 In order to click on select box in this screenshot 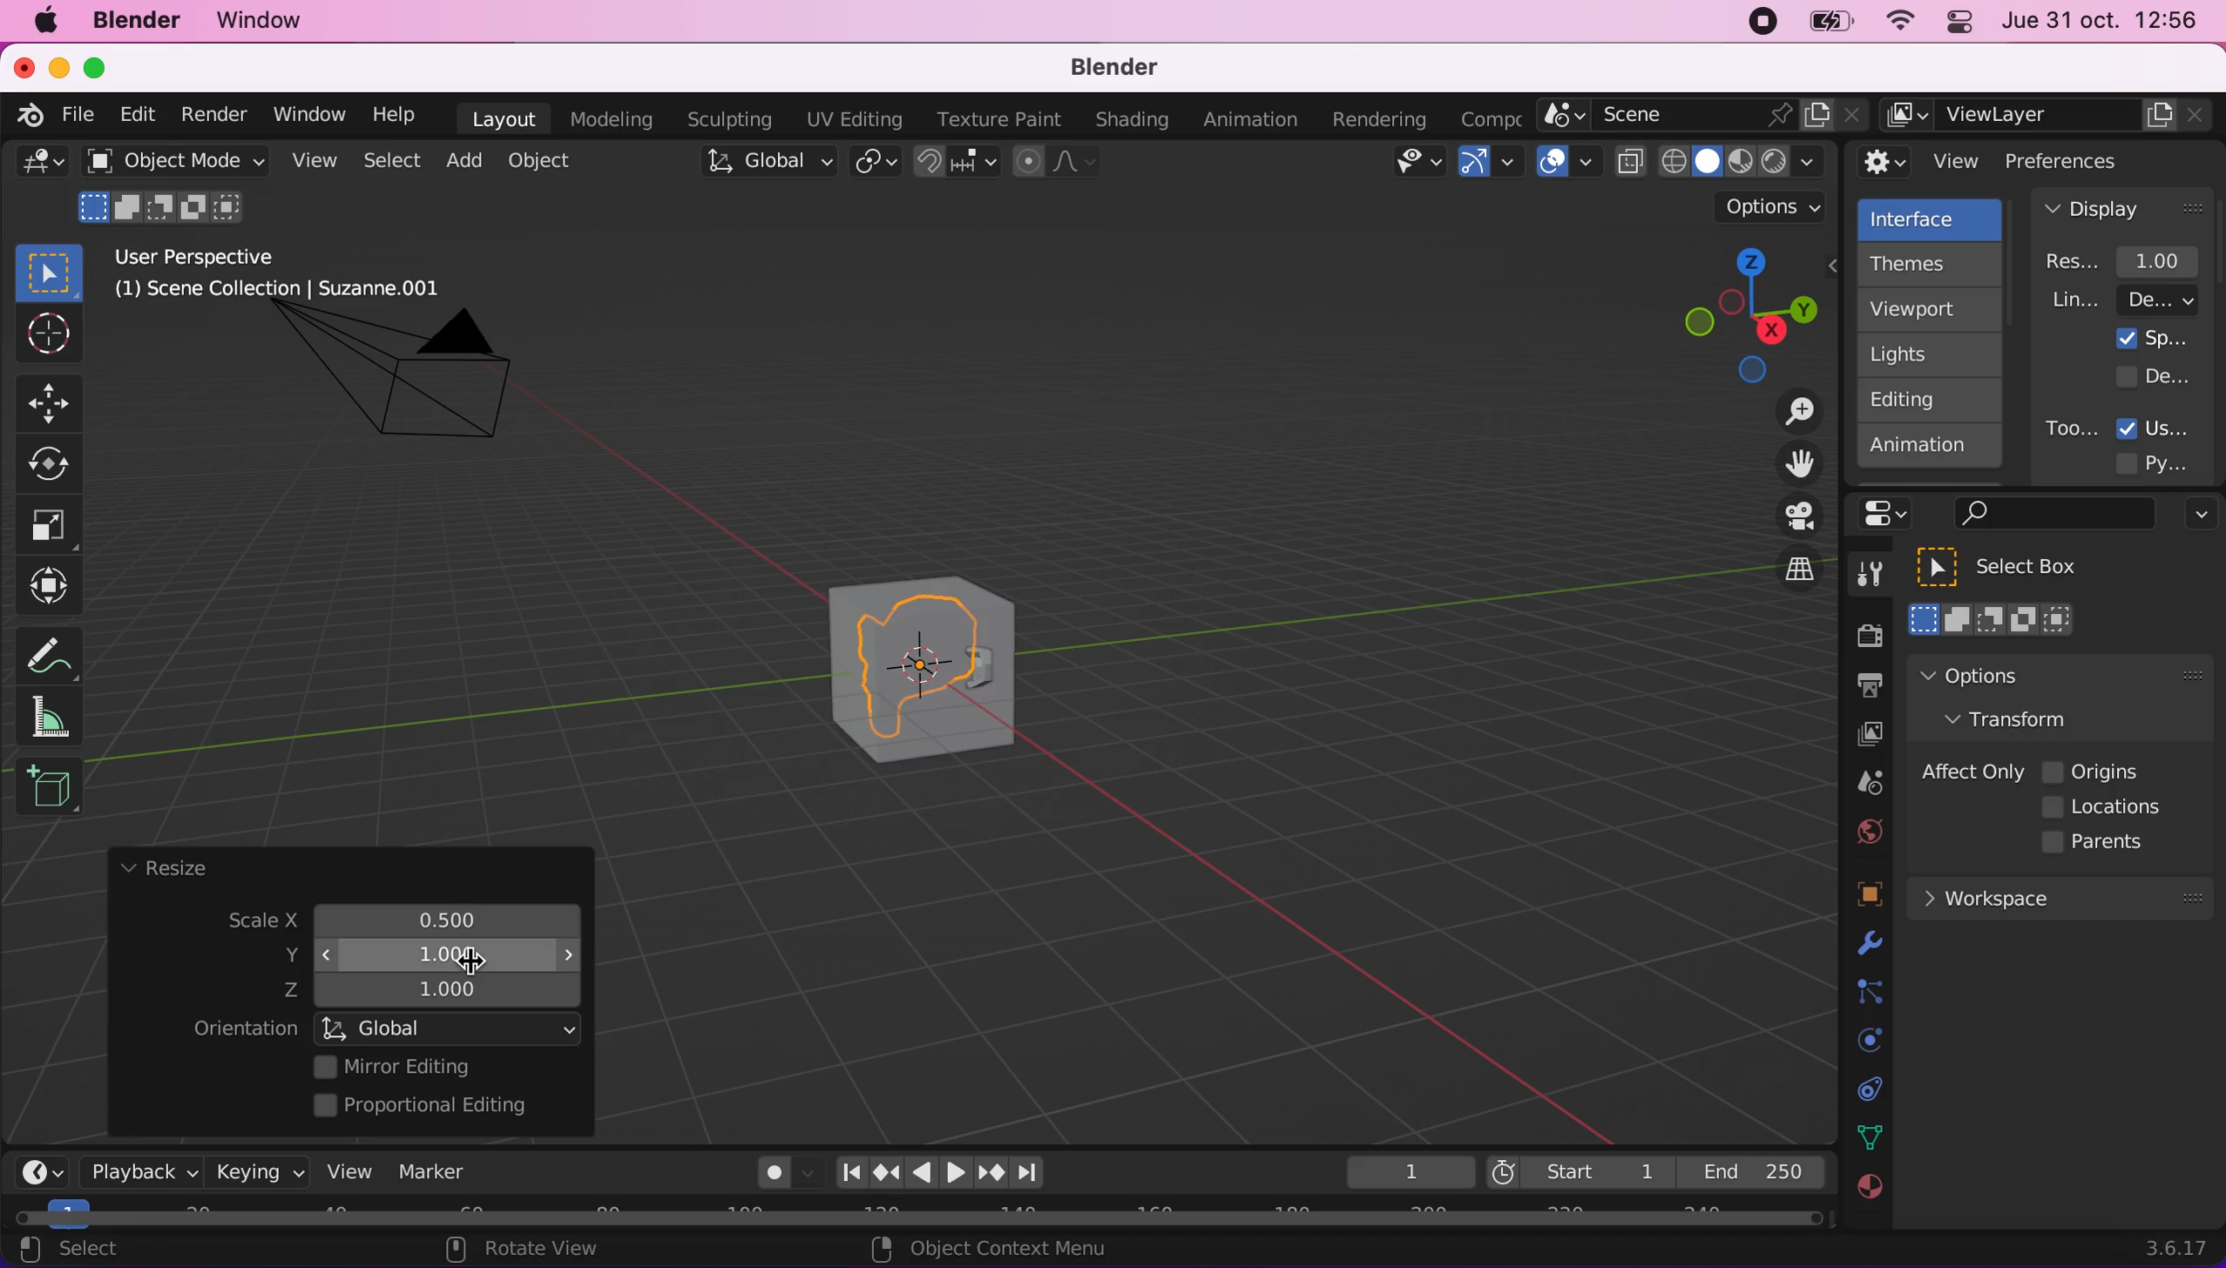, I will do `click(49, 272)`.